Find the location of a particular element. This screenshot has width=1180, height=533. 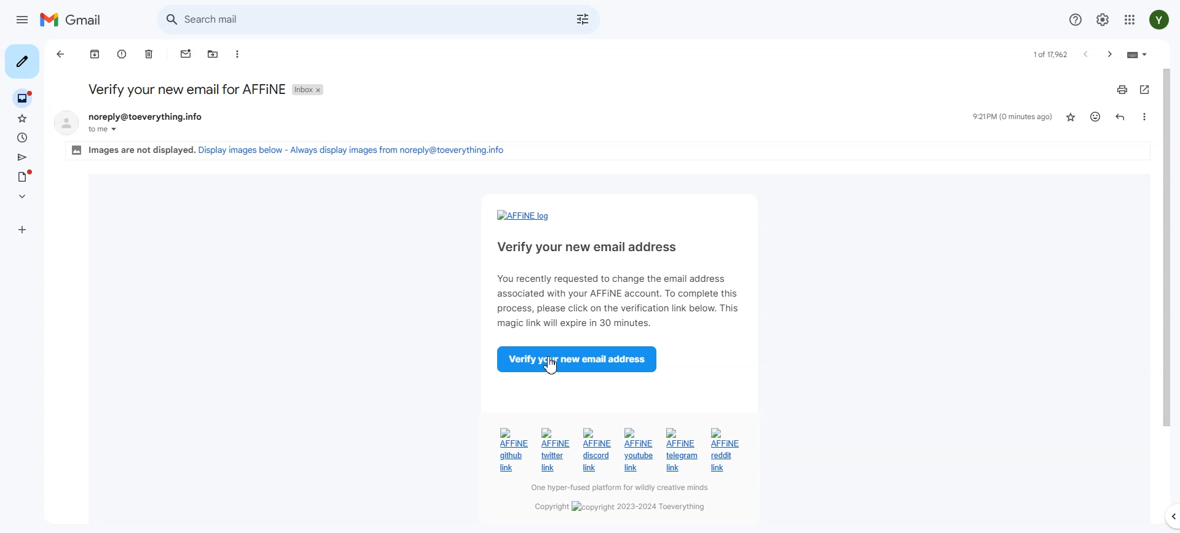

Achieve is located at coordinates (95, 55).